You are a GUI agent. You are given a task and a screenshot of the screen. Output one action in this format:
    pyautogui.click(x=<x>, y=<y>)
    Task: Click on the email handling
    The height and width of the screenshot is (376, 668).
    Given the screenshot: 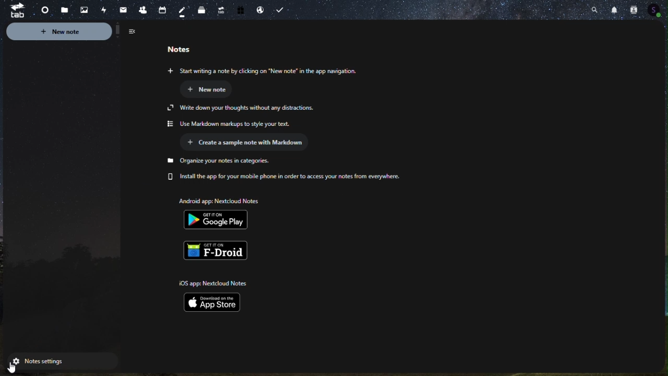 What is the action you would take?
    pyautogui.click(x=258, y=9)
    